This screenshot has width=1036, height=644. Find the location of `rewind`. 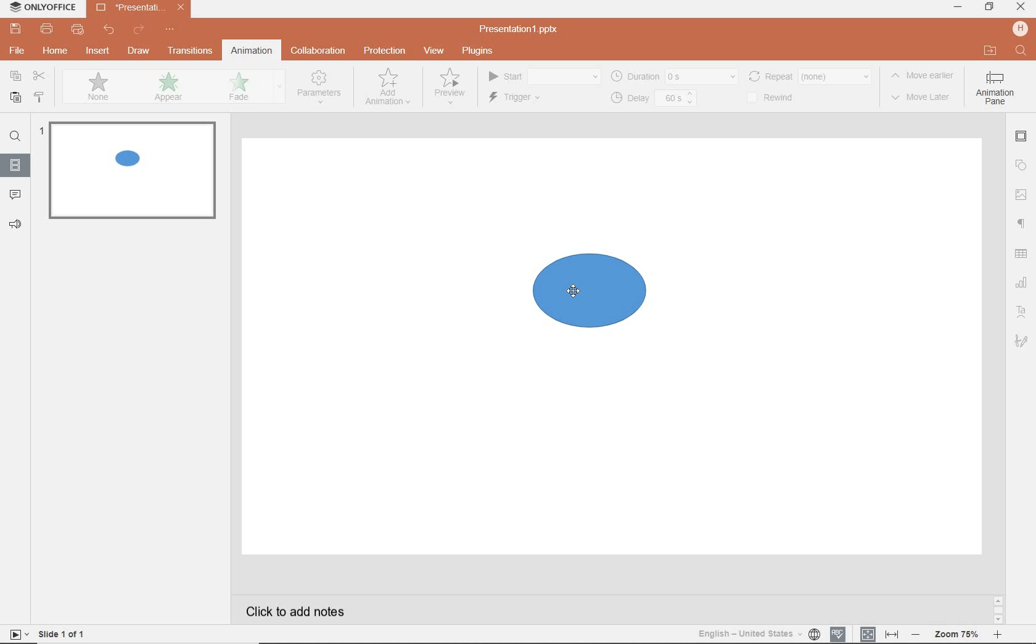

rewind is located at coordinates (809, 75).